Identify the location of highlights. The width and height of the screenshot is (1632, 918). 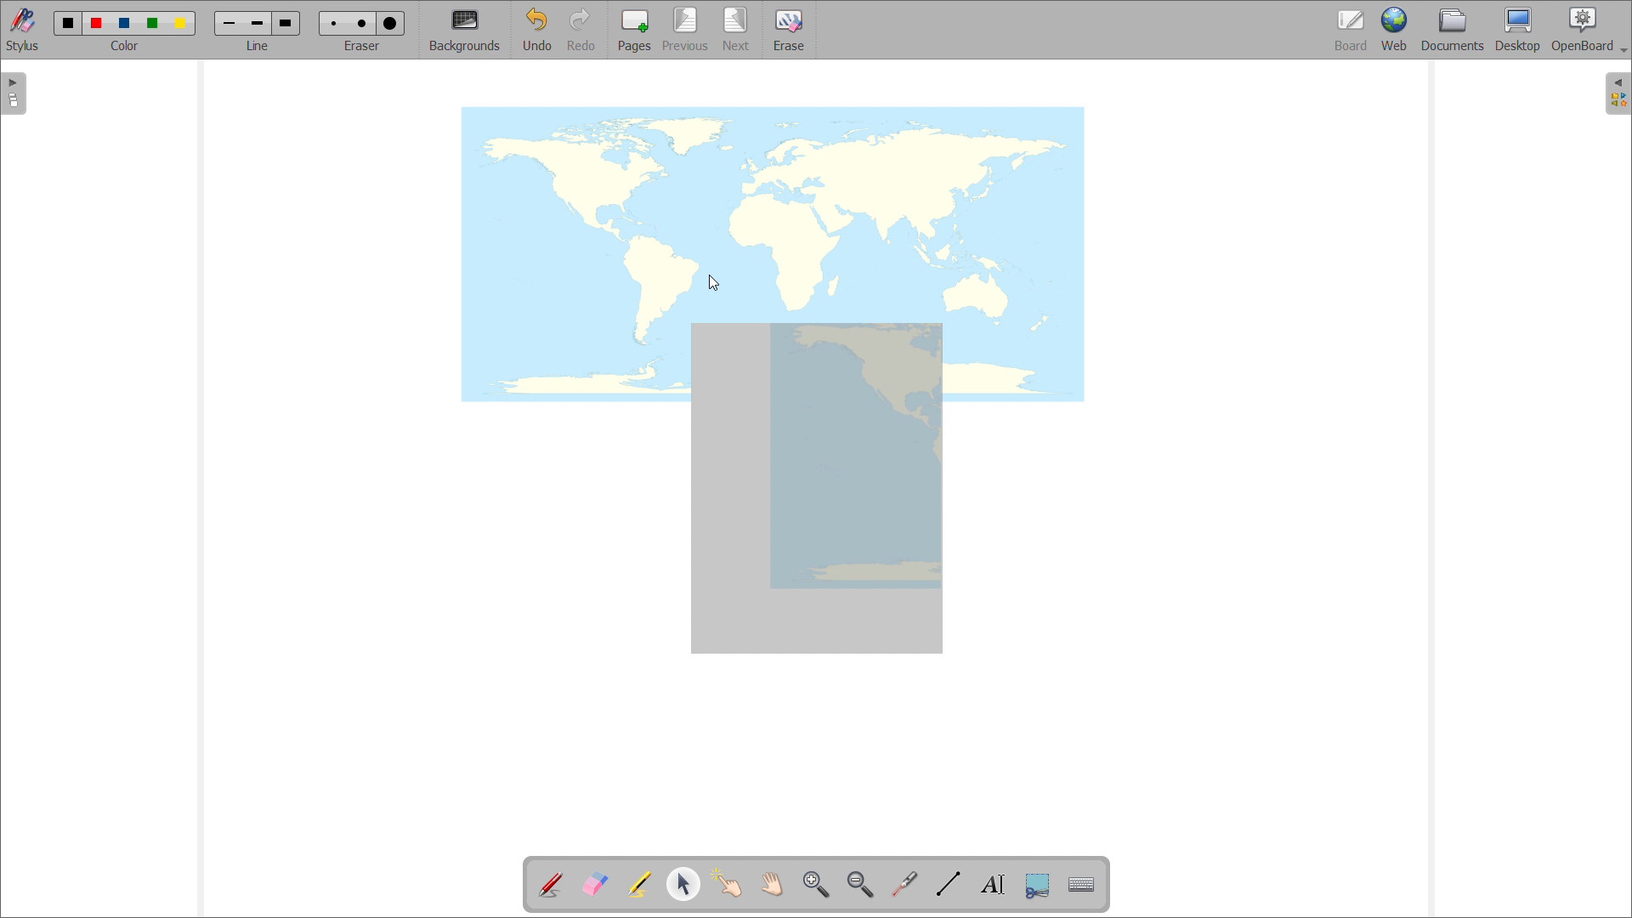
(638, 885).